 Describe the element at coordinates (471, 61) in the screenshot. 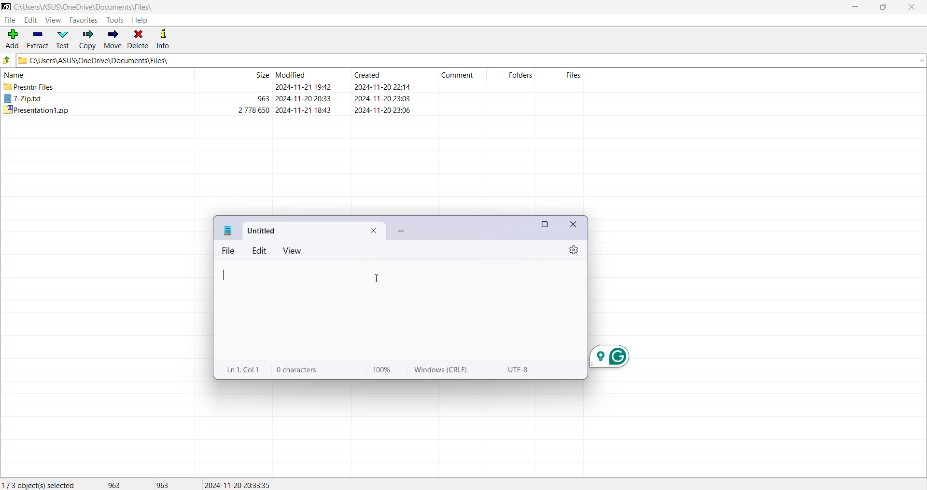

I see `Current Folder Path ` at that location.